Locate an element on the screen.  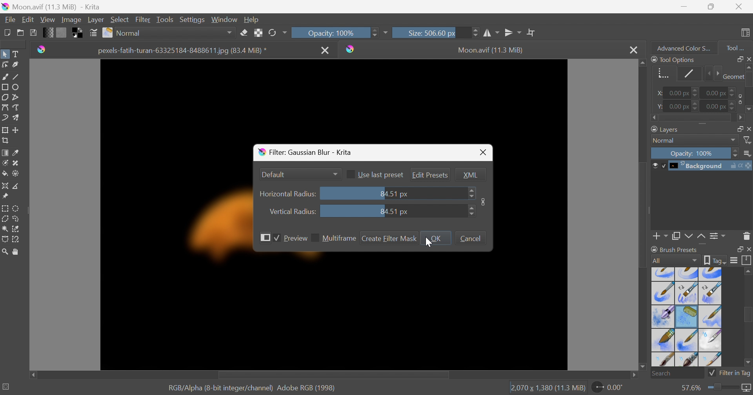
Moon.avif (11.3 MiB) is located at coordinates (491, 51).